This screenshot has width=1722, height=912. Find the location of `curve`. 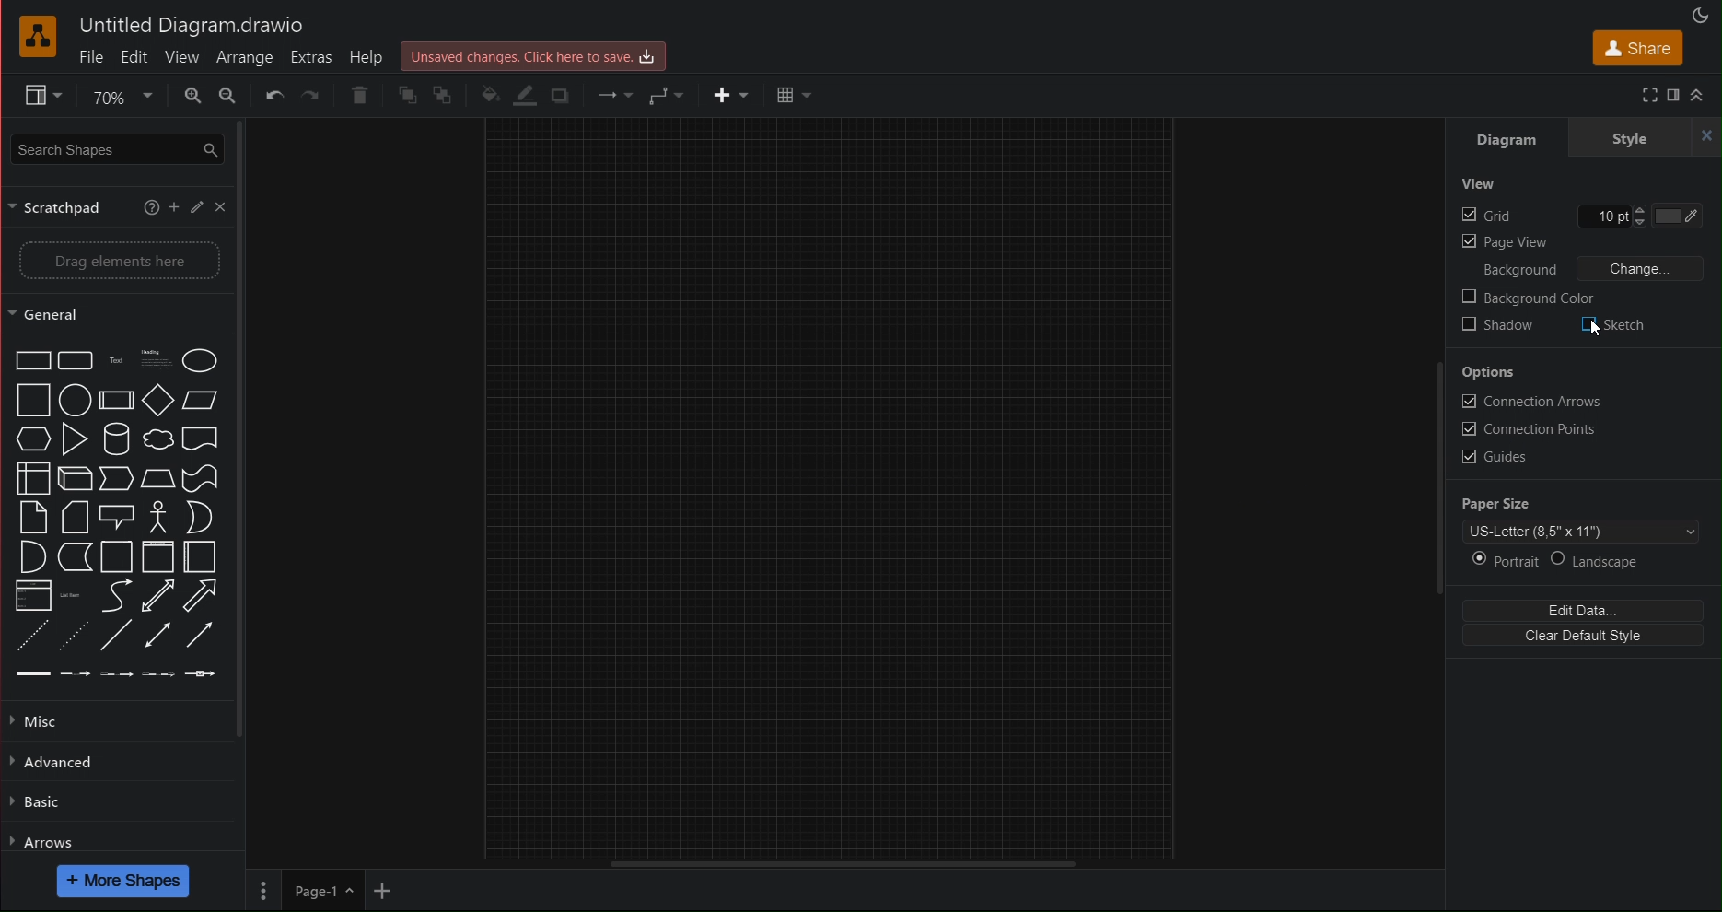

curve is located at coordinates (116, 597).